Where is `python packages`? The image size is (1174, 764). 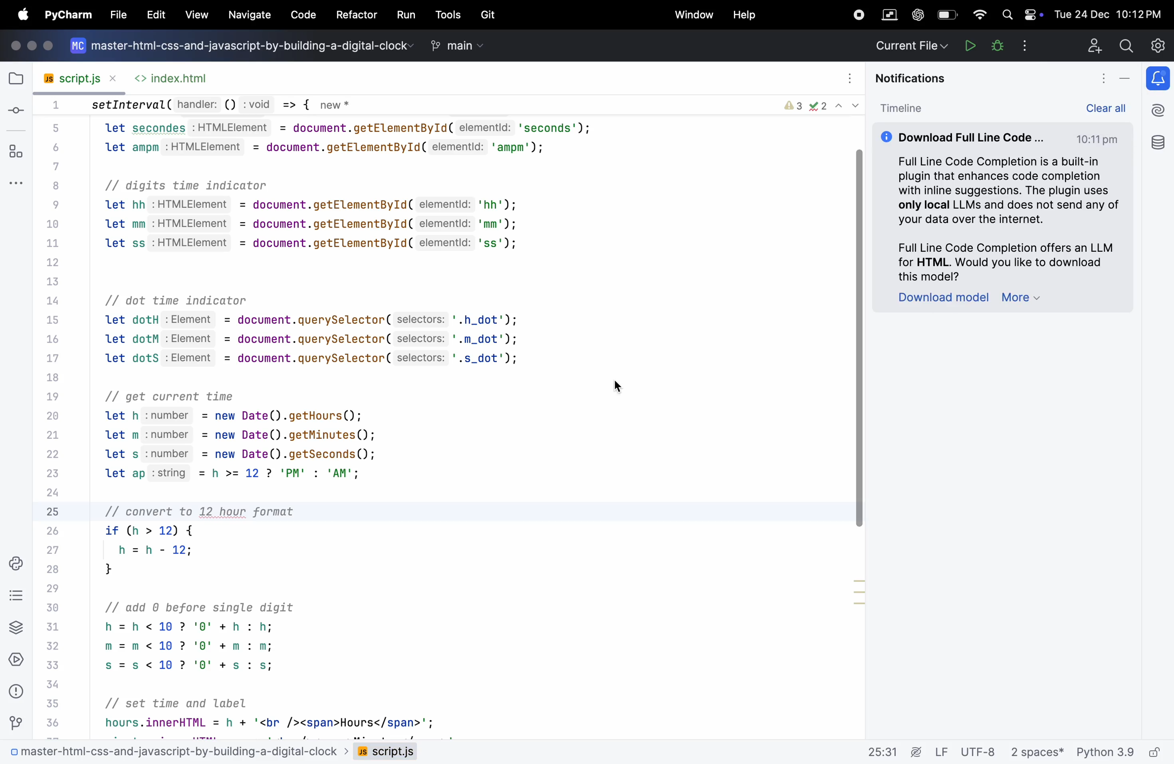
python packages is located at coordinates (16, 629).